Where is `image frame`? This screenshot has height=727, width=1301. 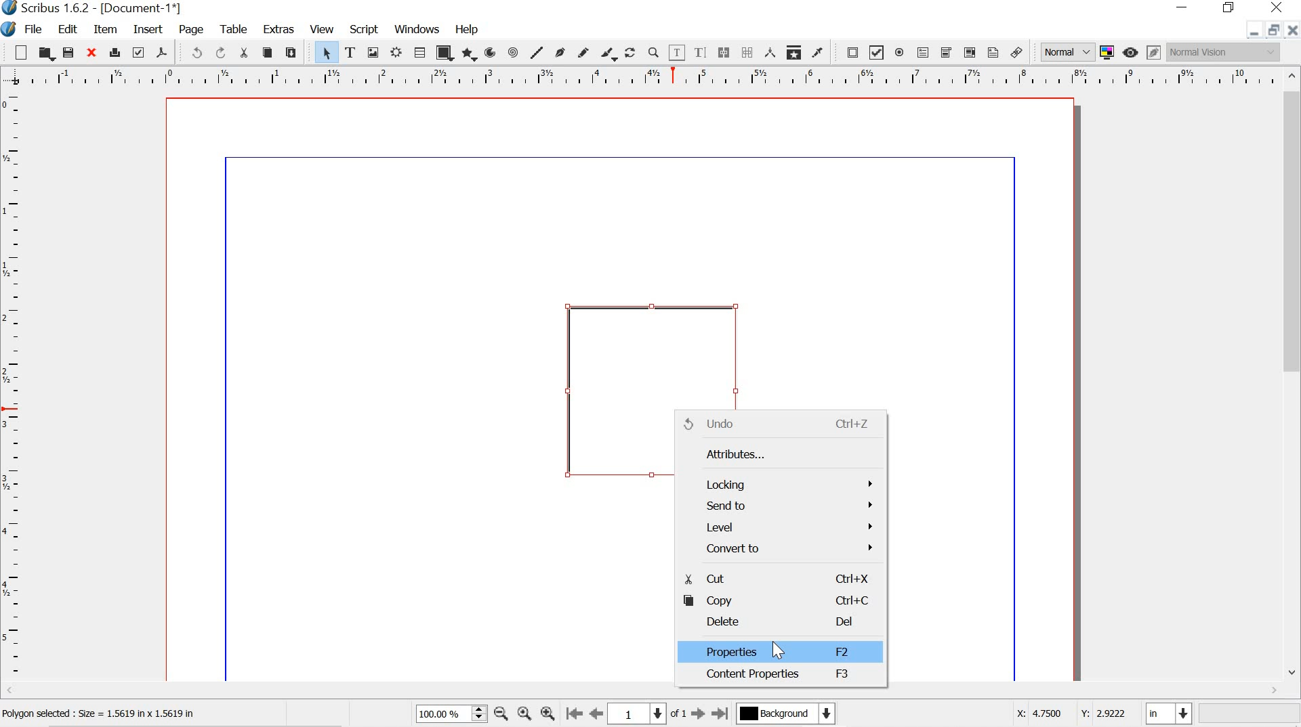 image frame is located at coordinates (373, 52).